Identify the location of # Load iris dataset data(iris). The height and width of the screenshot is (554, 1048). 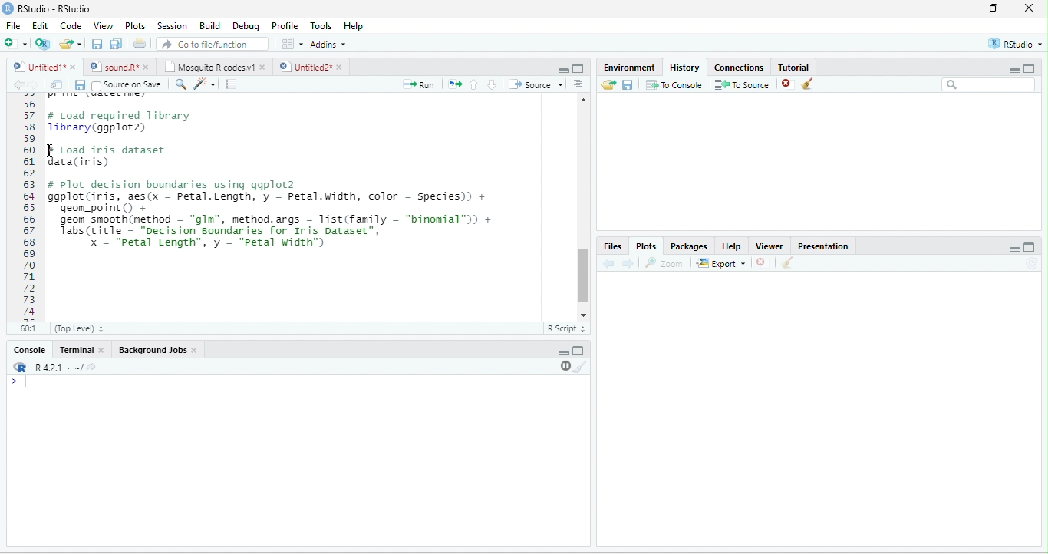
(111, 156).